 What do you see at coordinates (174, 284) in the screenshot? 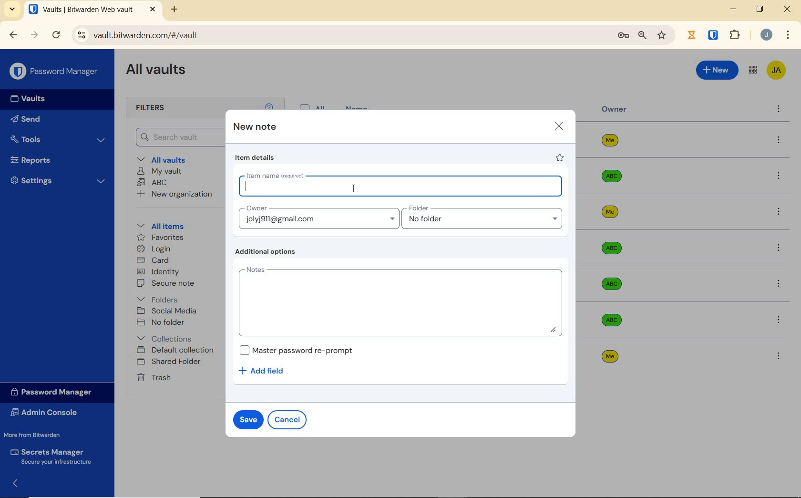
I see `secure note` at bounding box center [174, 284].